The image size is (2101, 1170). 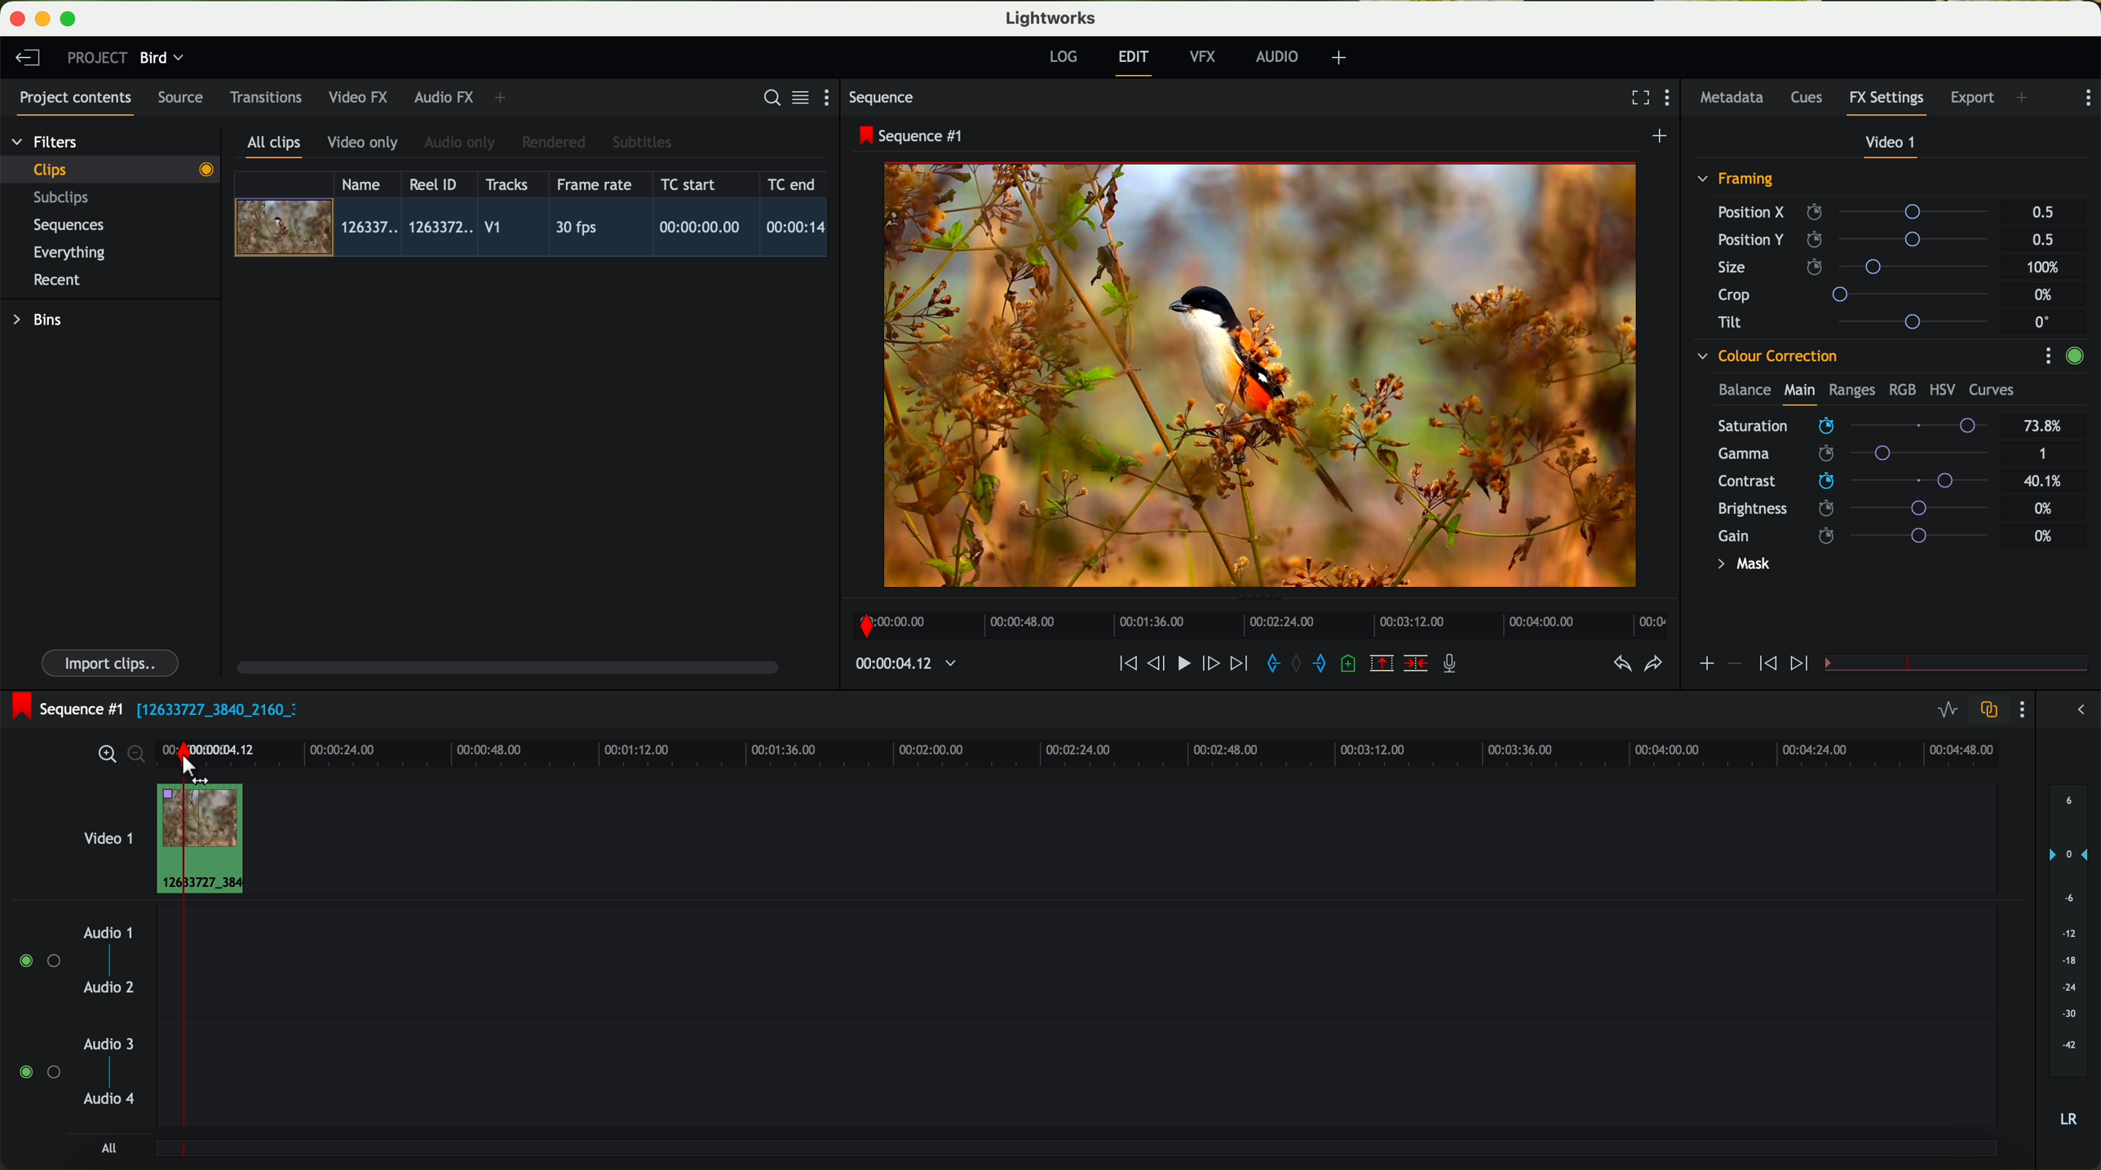 I want to click on remove the marked section, so click(x=1383, y=664).